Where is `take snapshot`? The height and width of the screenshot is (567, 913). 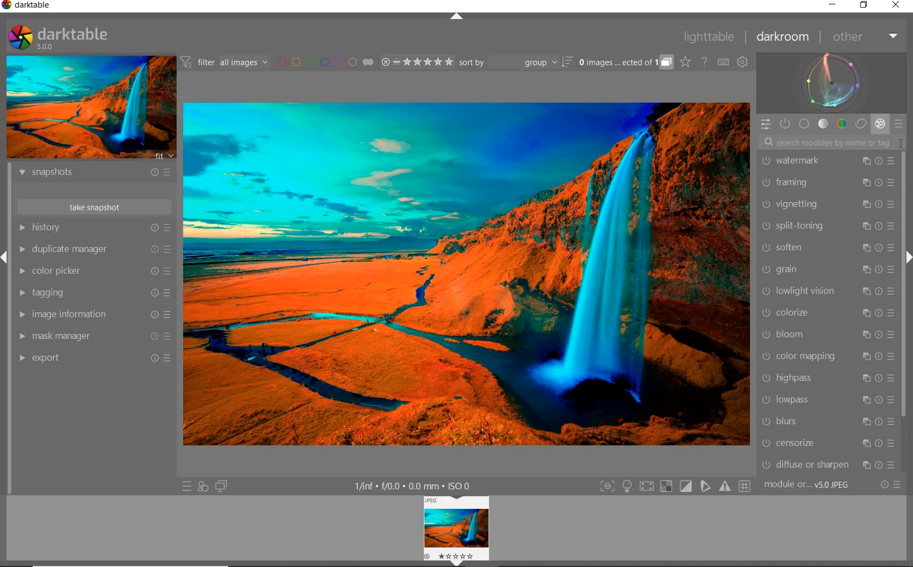
take snapshot is located at coordinates (94, 206).